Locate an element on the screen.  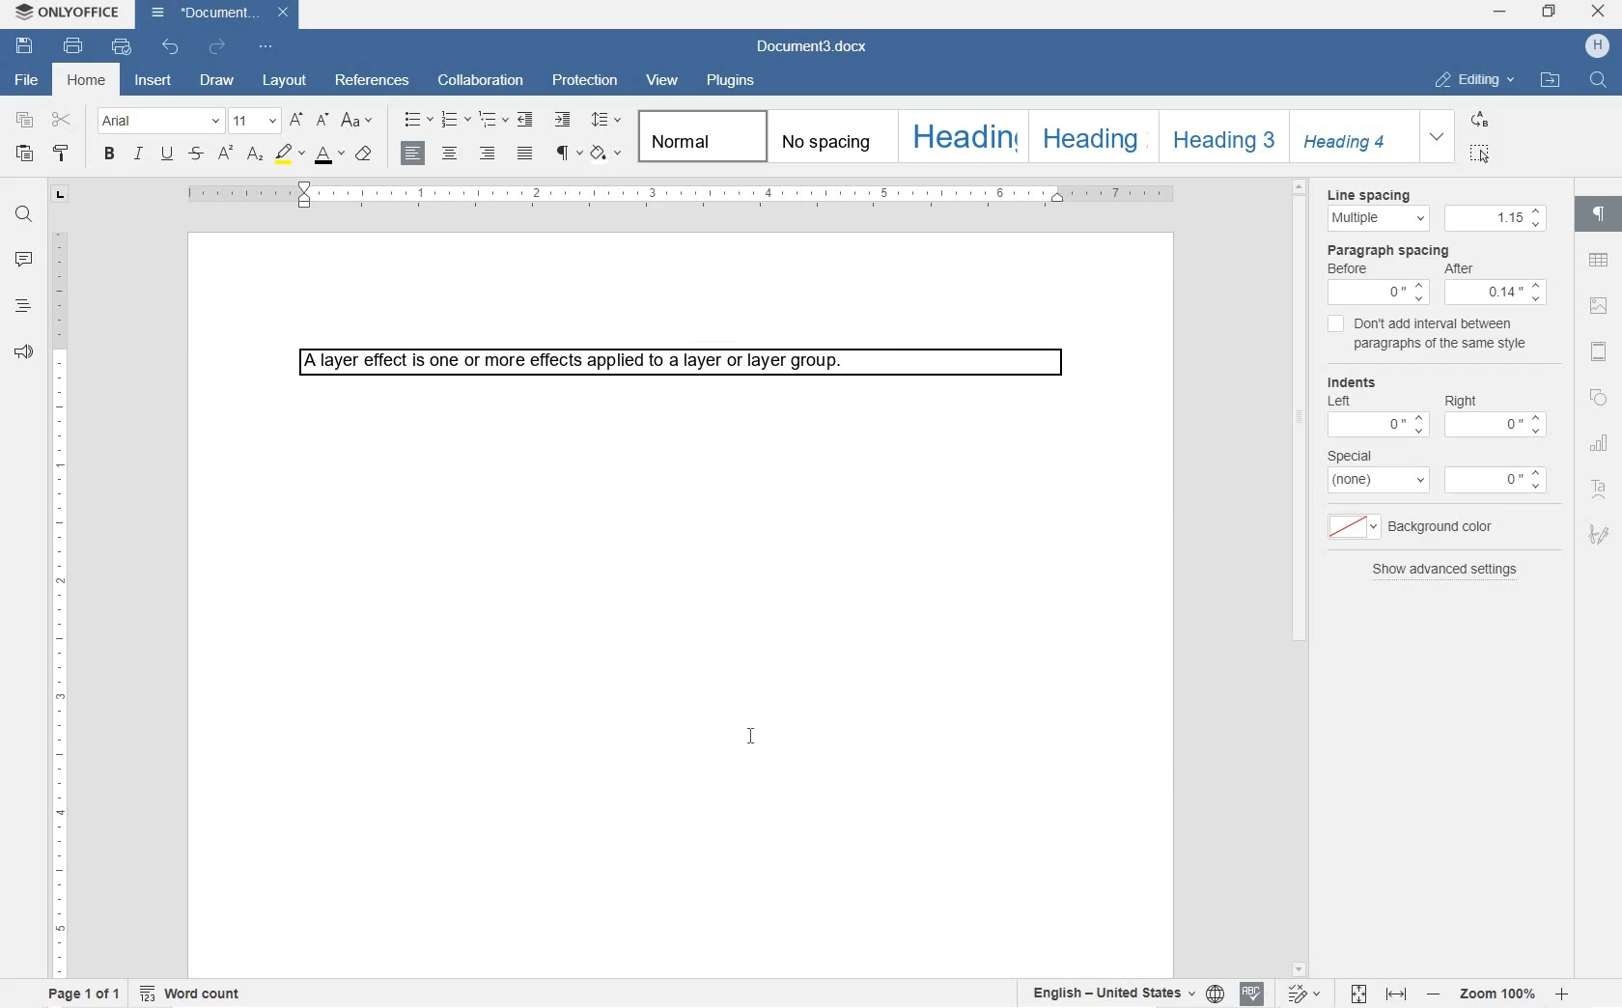
line spacing is located at coordinates (1374, 210).